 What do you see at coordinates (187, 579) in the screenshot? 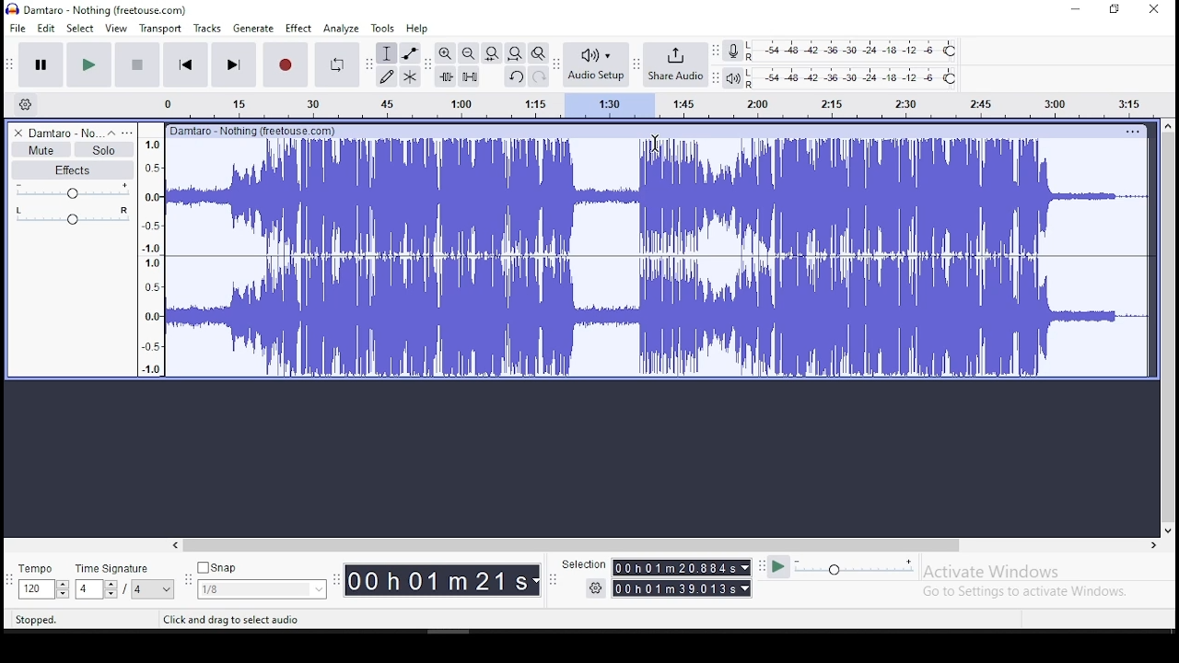
I see `` at bounding box center [187, 579].